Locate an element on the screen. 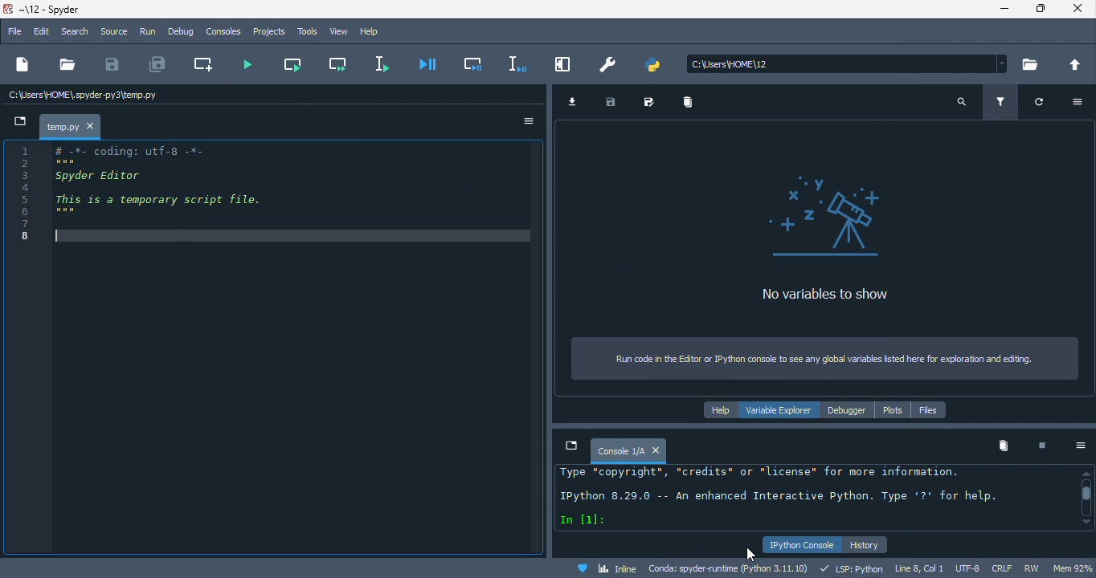 The width and height of the screenshot is (1096, 578). option is located at coordinates (1082, 104).